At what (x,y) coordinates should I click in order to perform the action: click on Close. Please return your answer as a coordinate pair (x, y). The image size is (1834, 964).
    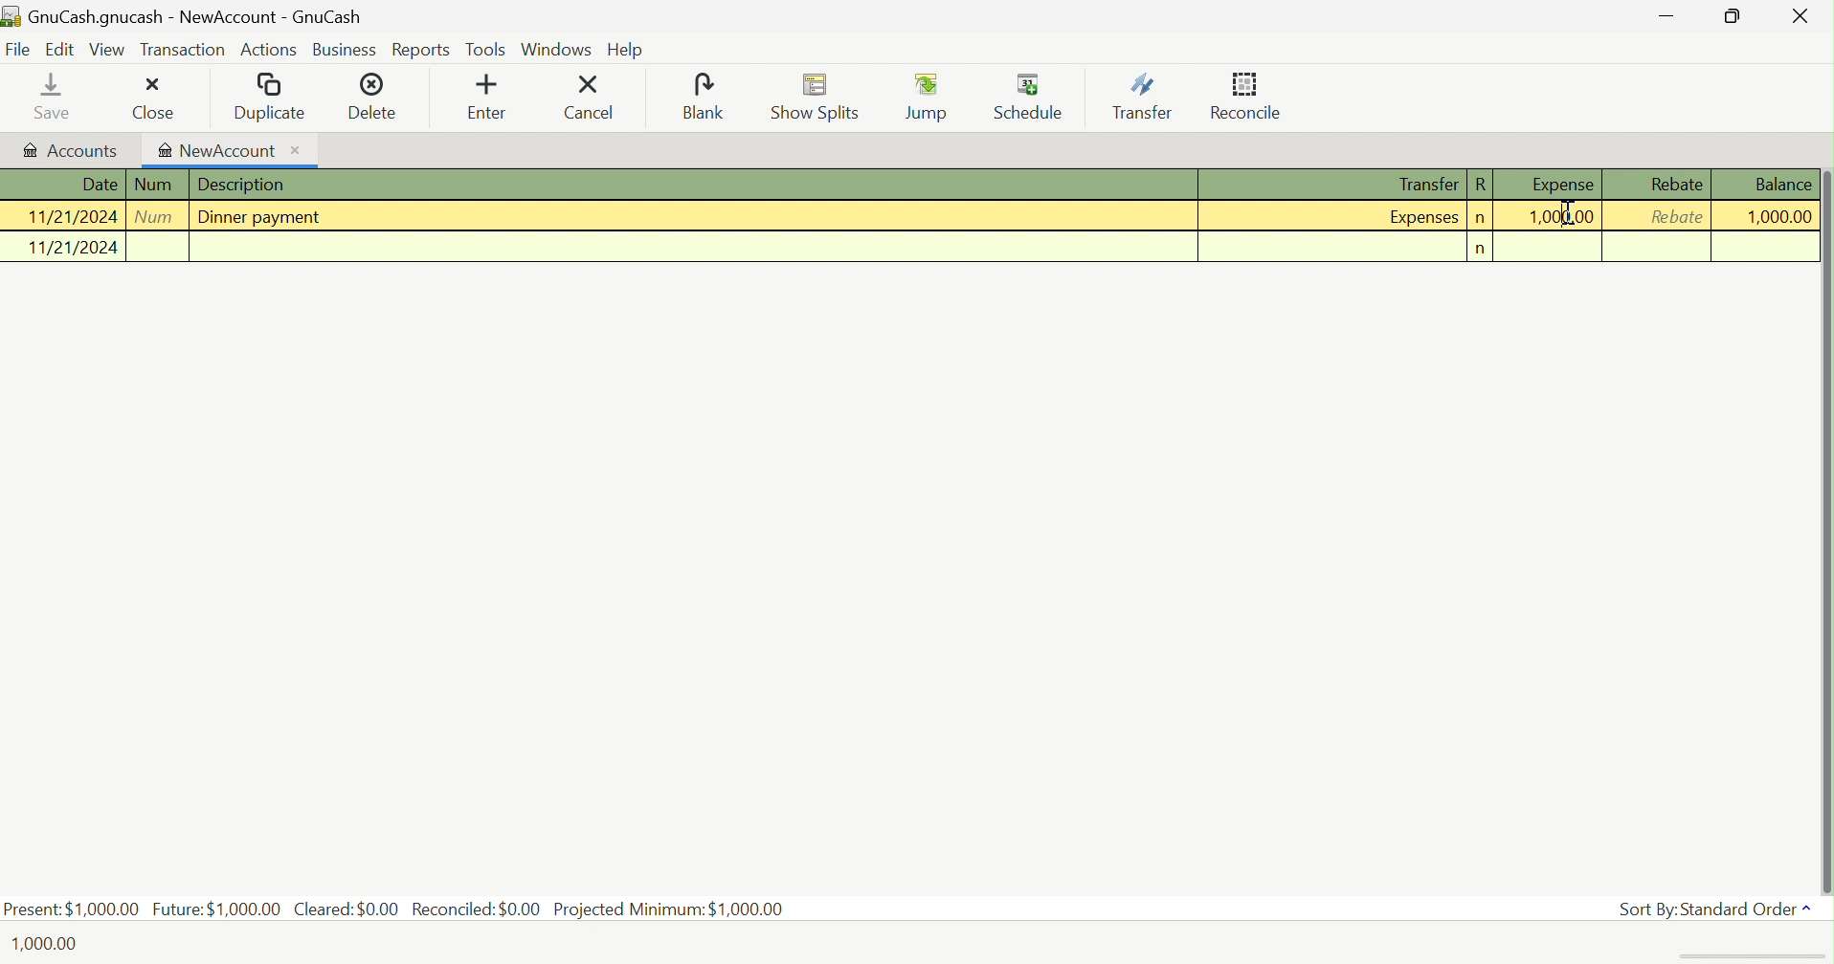
    Looking at the image, I should click on (146, 98).